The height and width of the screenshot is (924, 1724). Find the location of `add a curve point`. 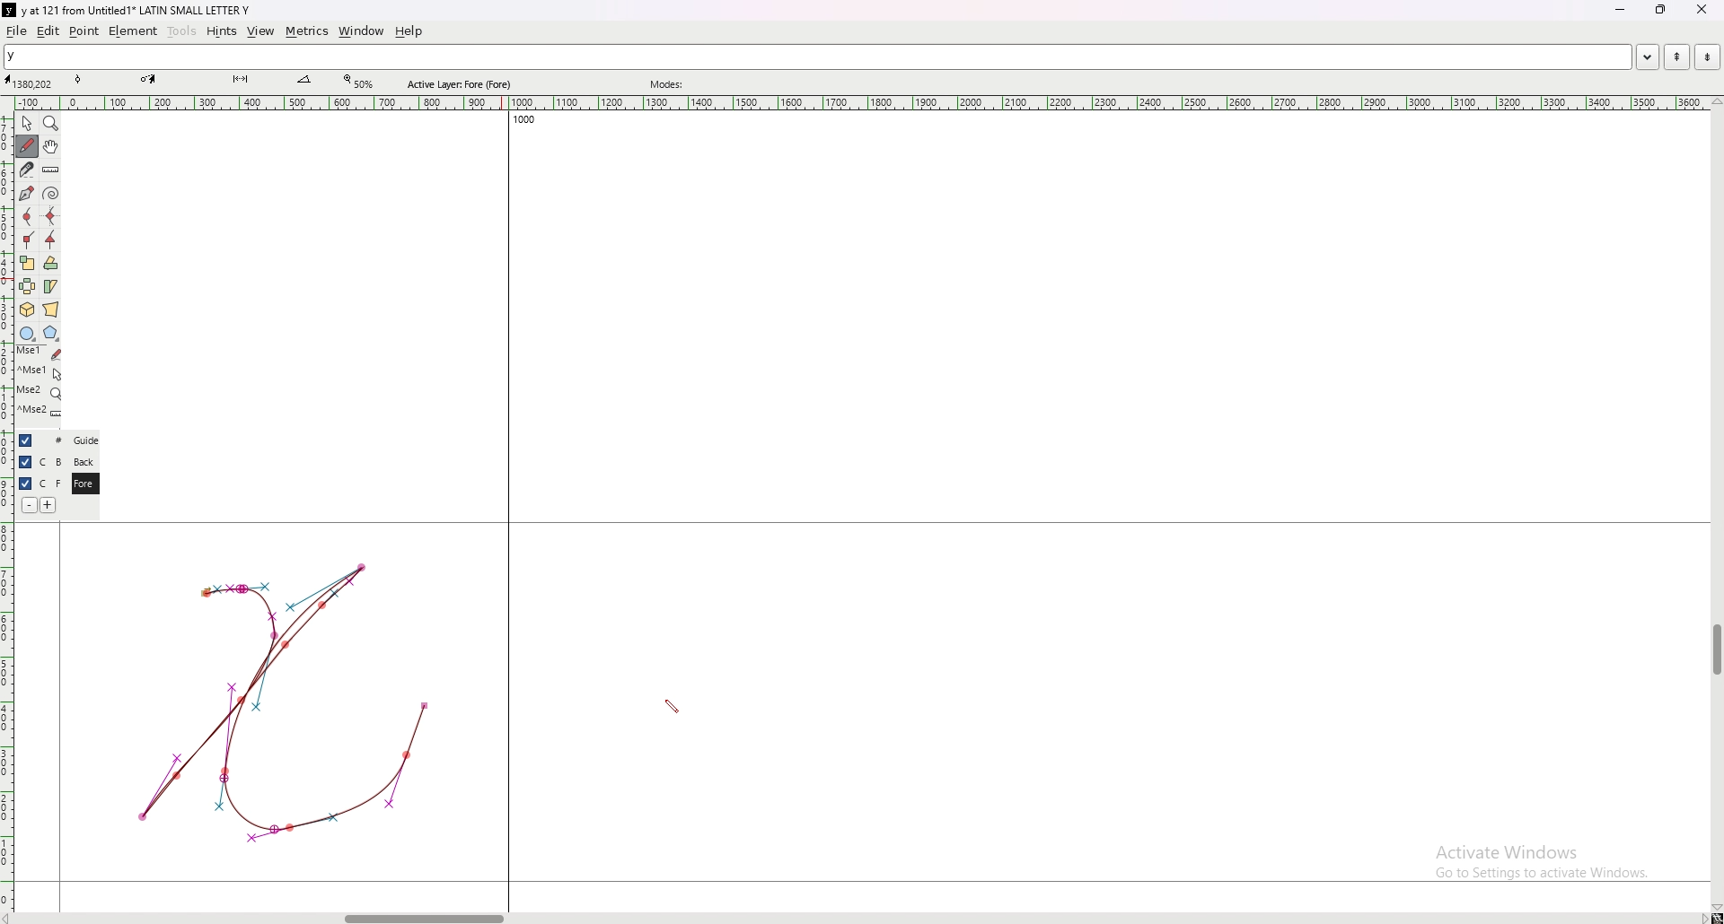

add a curve point is located at coordinates (27, 217).